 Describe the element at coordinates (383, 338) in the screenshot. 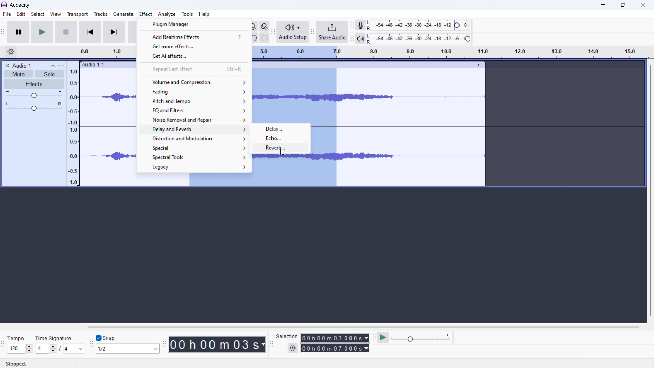

I see `play at speed` at that location.